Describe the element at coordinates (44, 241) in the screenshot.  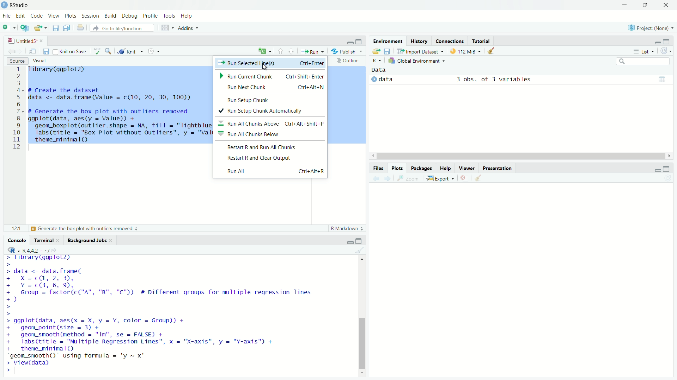
I see `Terminal` at that location.